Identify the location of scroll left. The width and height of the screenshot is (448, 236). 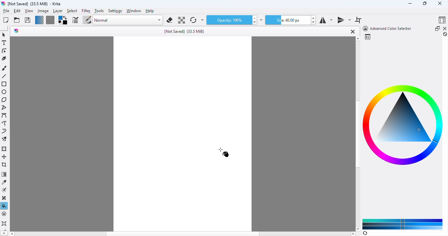
(11, 234).